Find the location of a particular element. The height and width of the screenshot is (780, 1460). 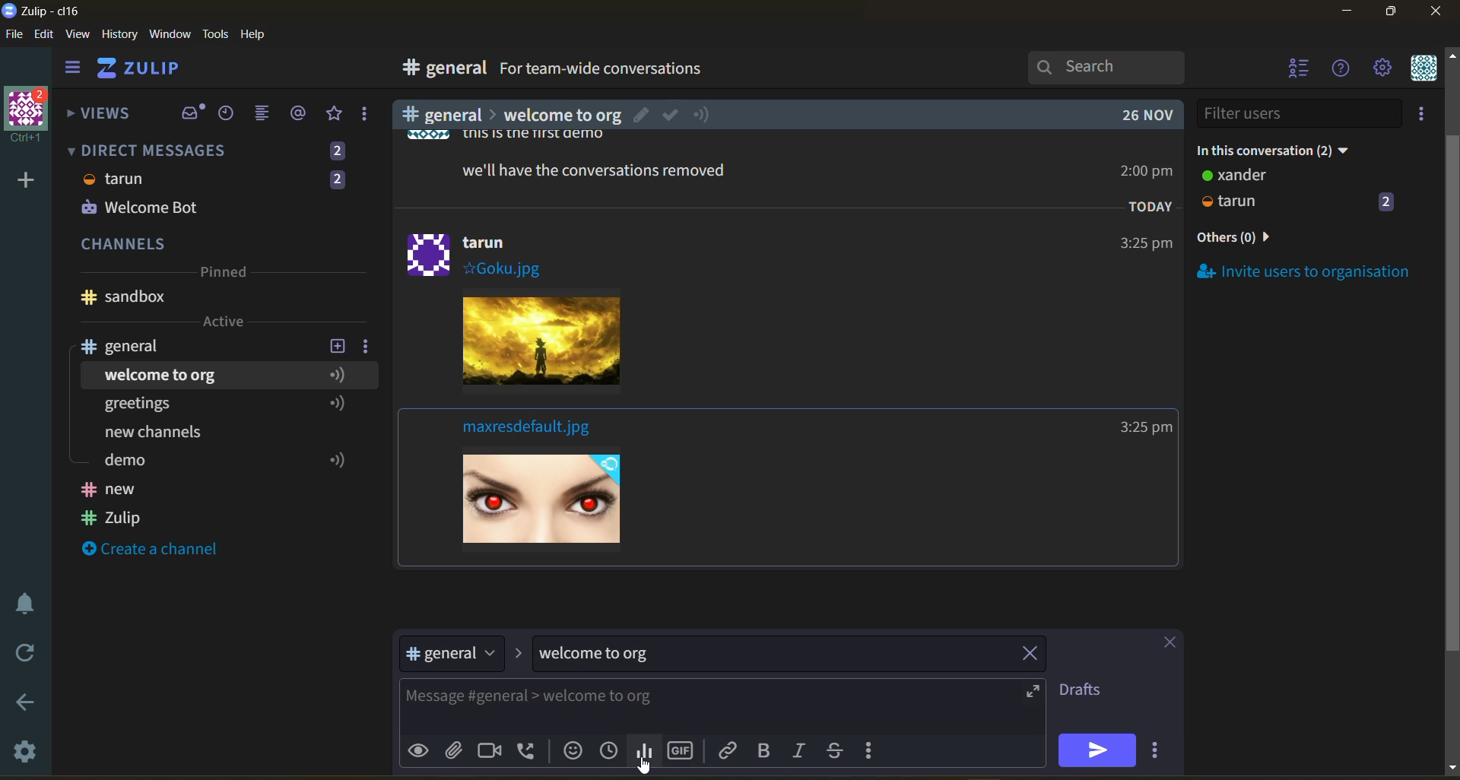

inbox is located at coordinates (192, 113).